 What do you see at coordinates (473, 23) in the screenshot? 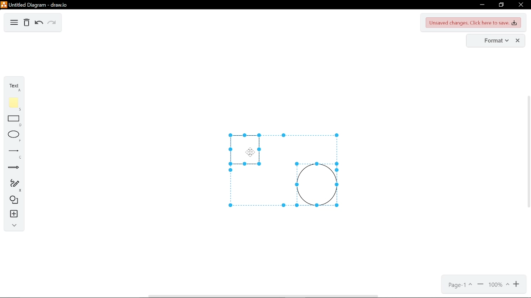
I see `unsaved changes. Click here to save` at bounding box center [473, 23].